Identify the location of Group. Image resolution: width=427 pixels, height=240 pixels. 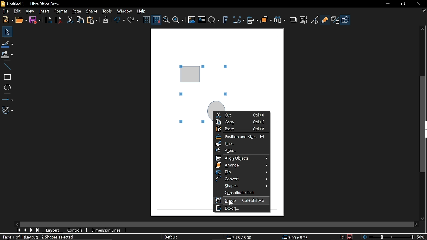
(241, 200).